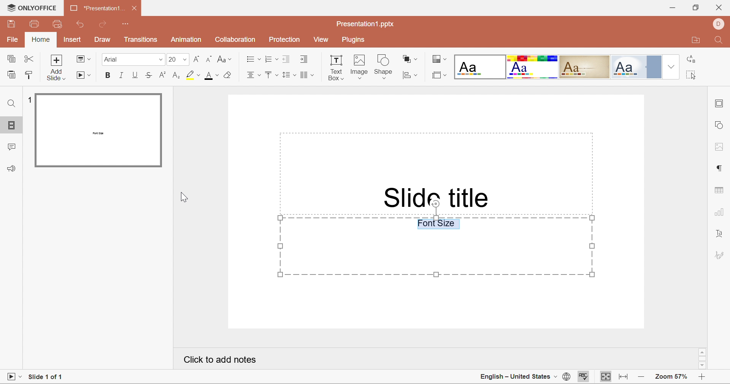 This screenshot has width=730, height=384. I want to click on DELL, so click(719, 24).